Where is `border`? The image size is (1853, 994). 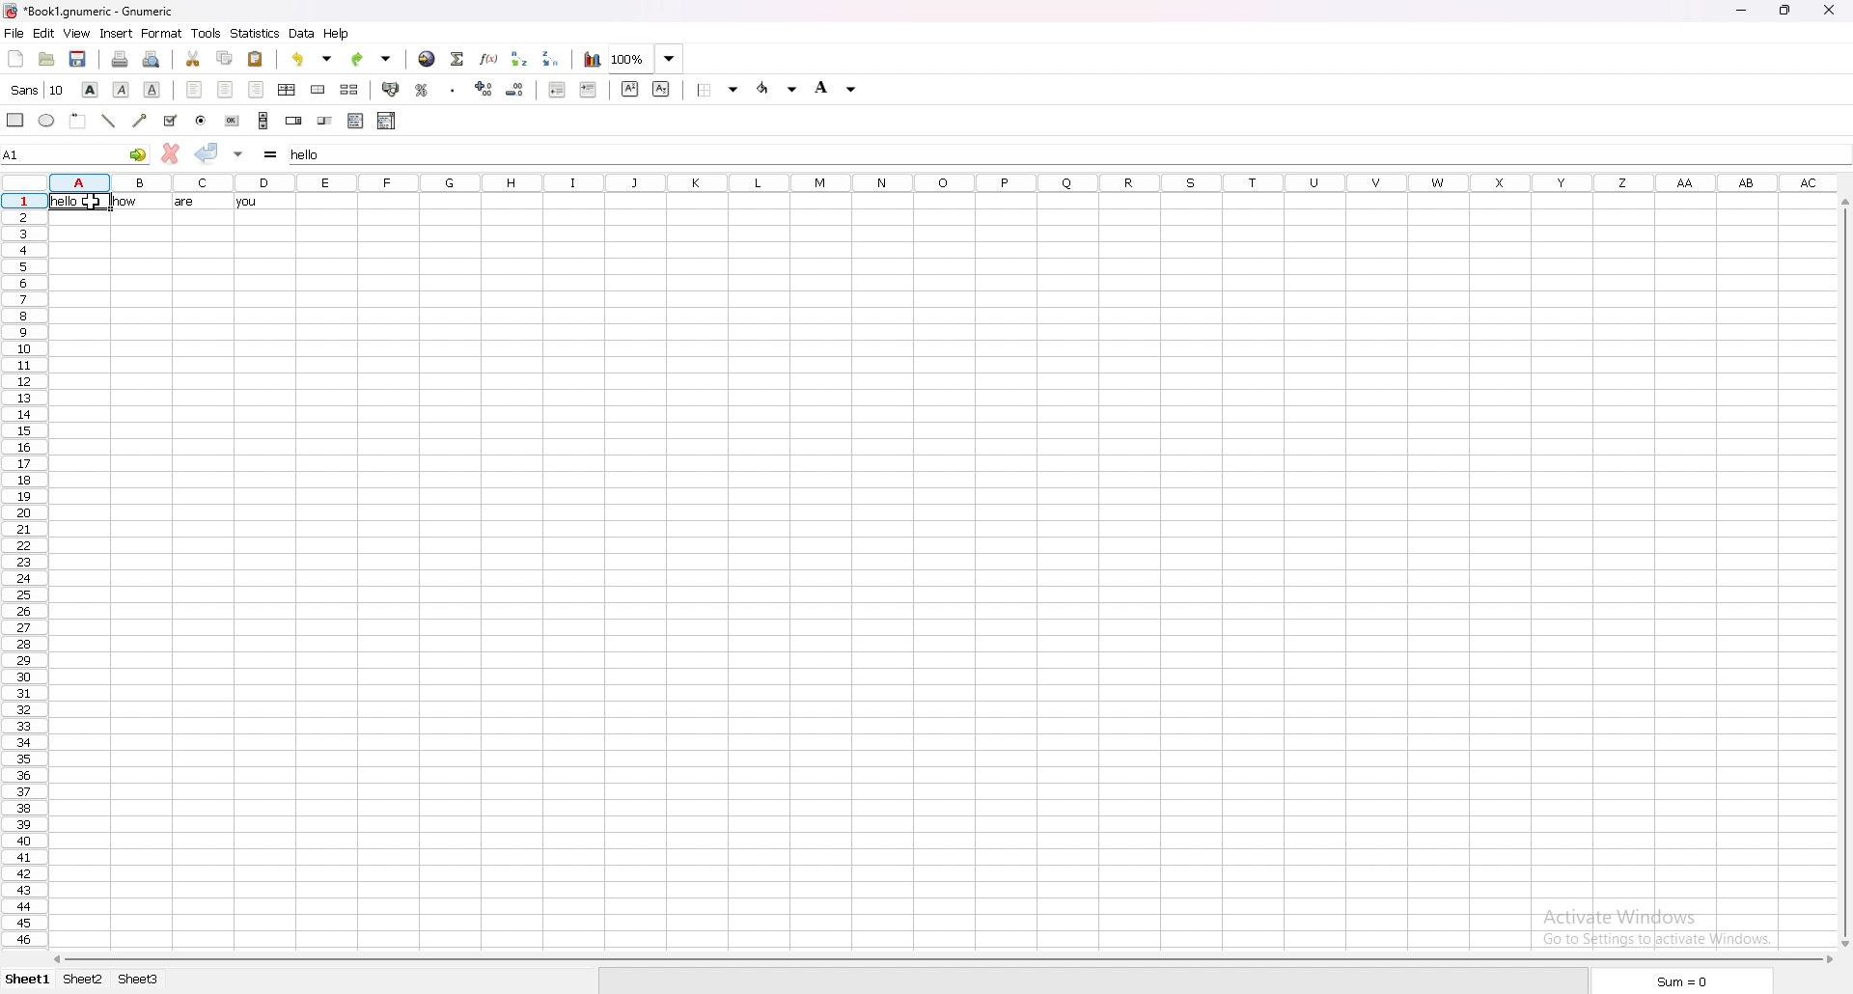 border is located at coordinates (718, 90).